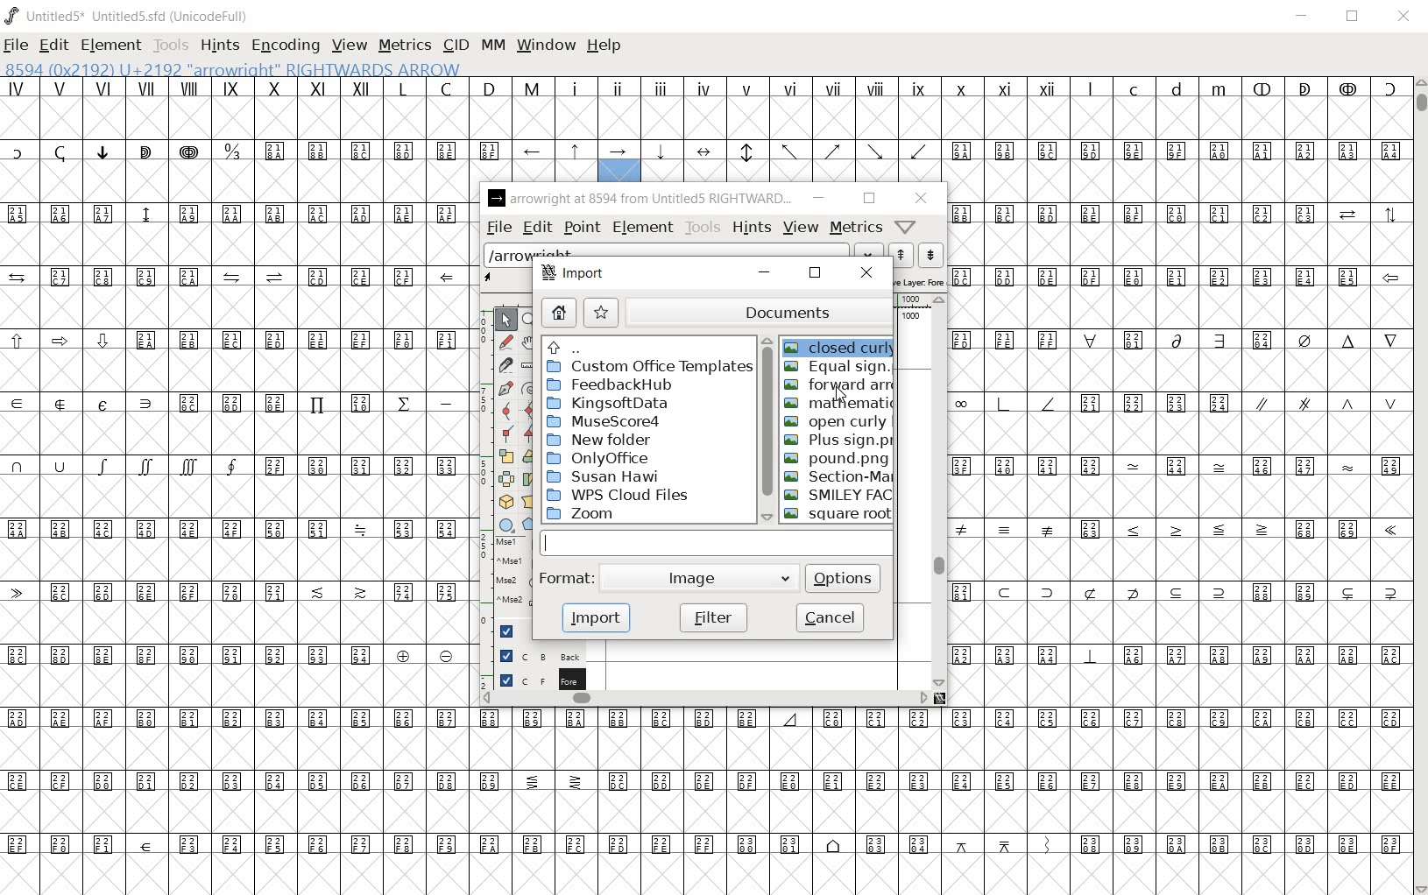  What do you see at coordinates (534, 679) in the screenshot?
I see `foreground` at bounding box center [534, 679].